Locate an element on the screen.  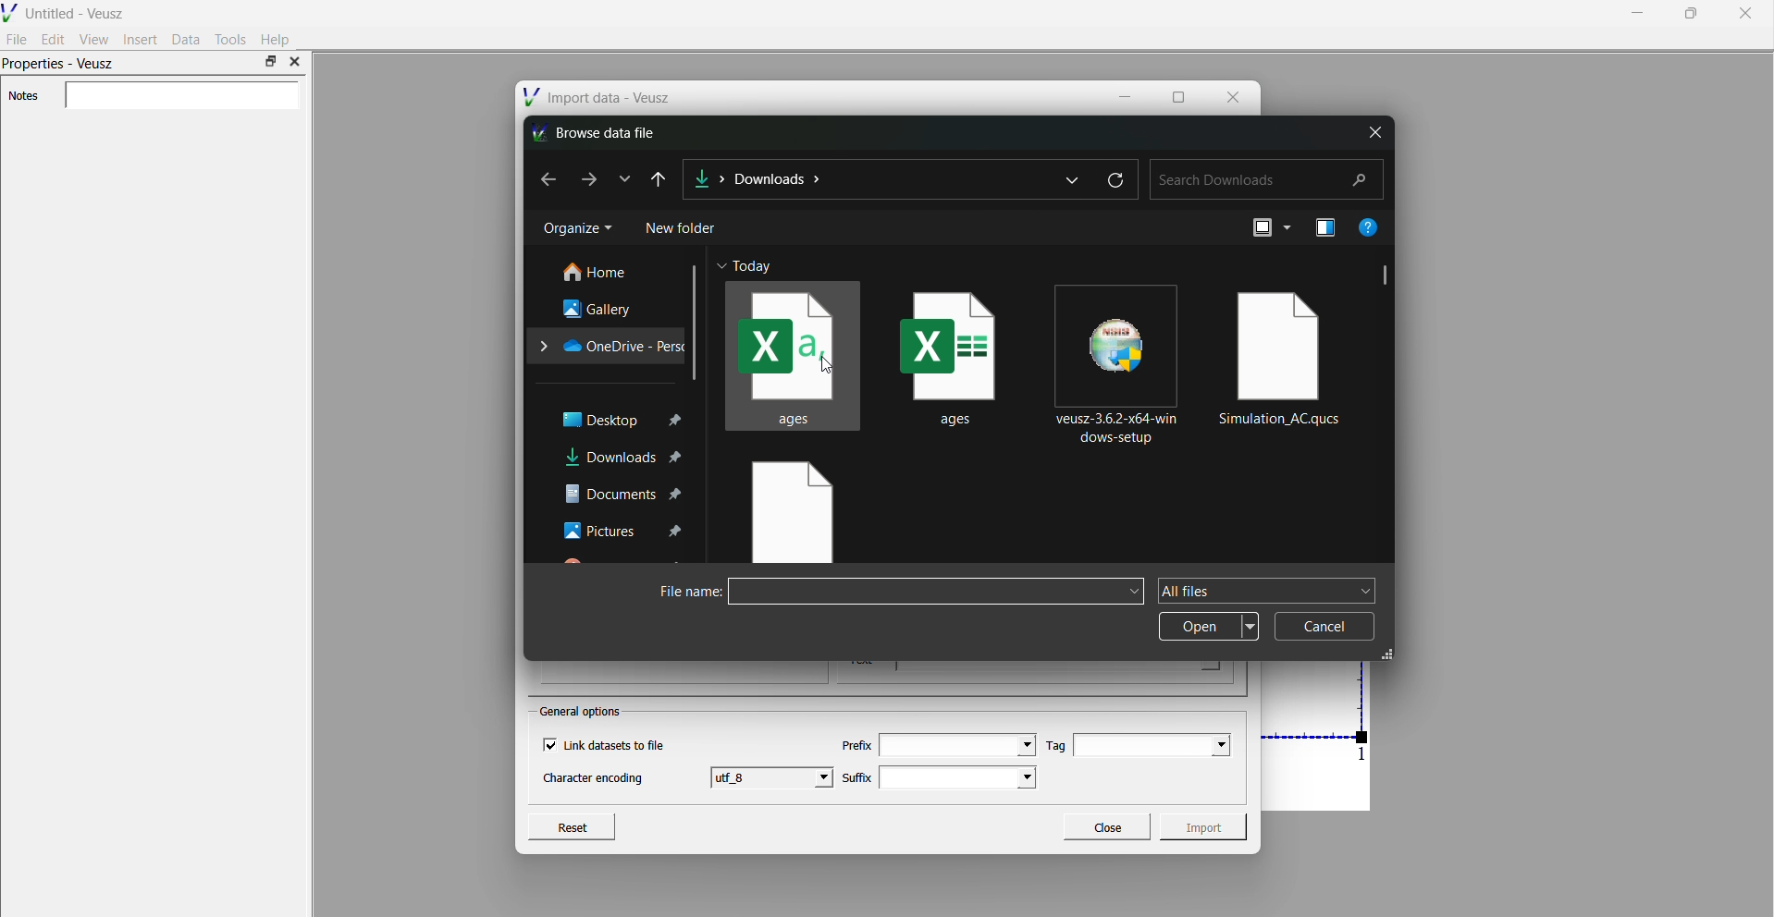
forward is located at coordinates (591, 178).